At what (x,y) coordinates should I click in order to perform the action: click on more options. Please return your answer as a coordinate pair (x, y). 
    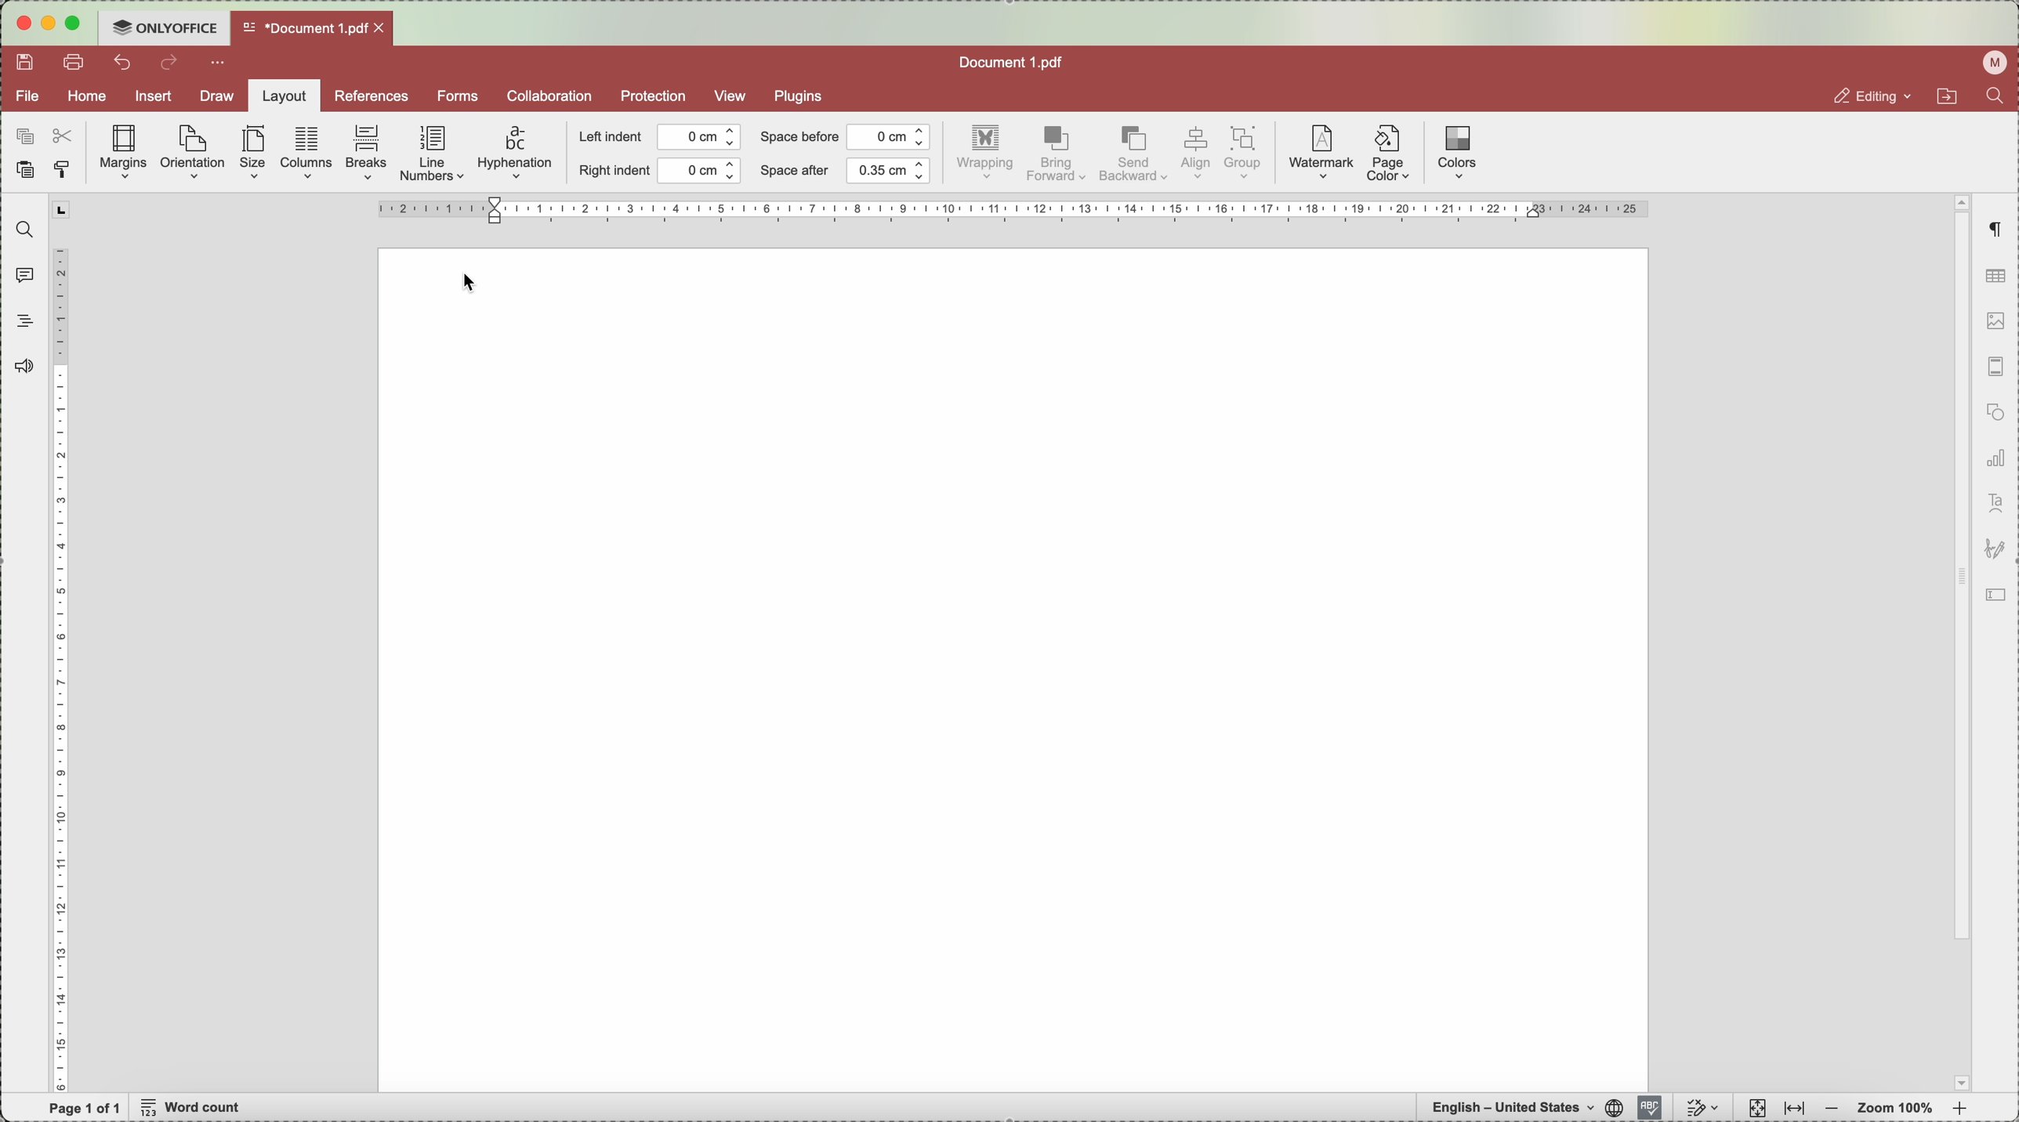
    Looking at the image, I should click on (220, 64).